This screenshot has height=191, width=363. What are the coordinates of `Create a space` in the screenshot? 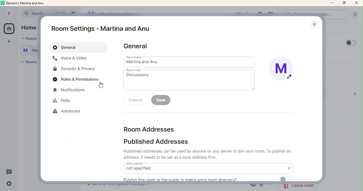 It's located at (8, 42).